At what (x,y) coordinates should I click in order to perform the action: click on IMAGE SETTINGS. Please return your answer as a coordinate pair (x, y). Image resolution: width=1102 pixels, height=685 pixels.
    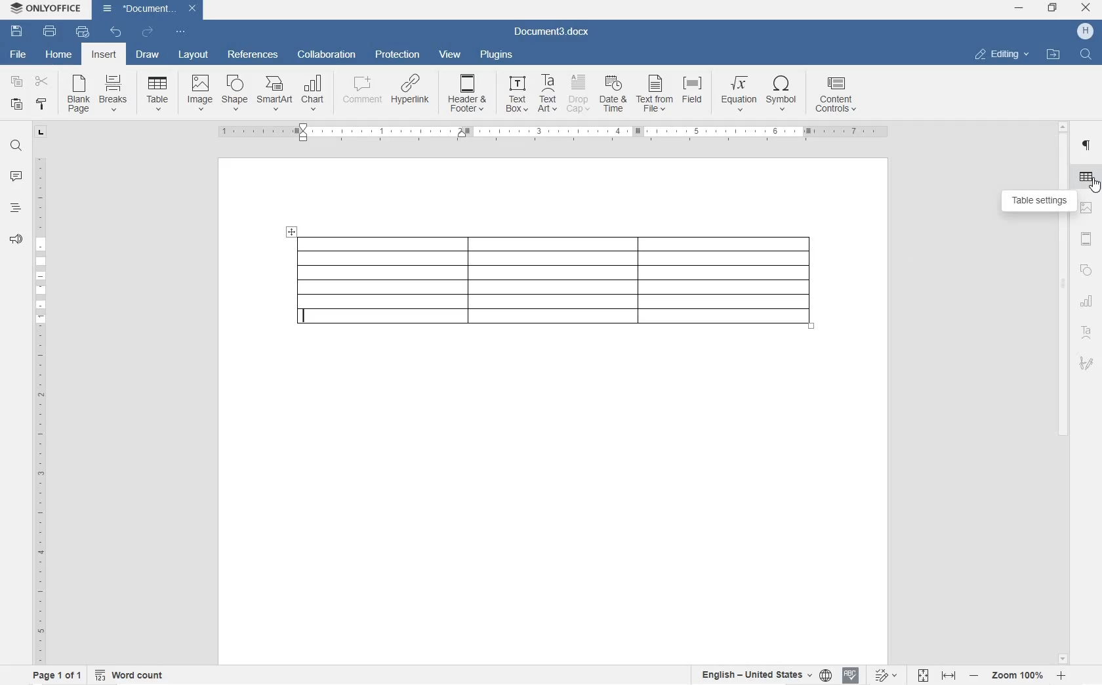
    Looking at the image, I should click on (1088, 209).